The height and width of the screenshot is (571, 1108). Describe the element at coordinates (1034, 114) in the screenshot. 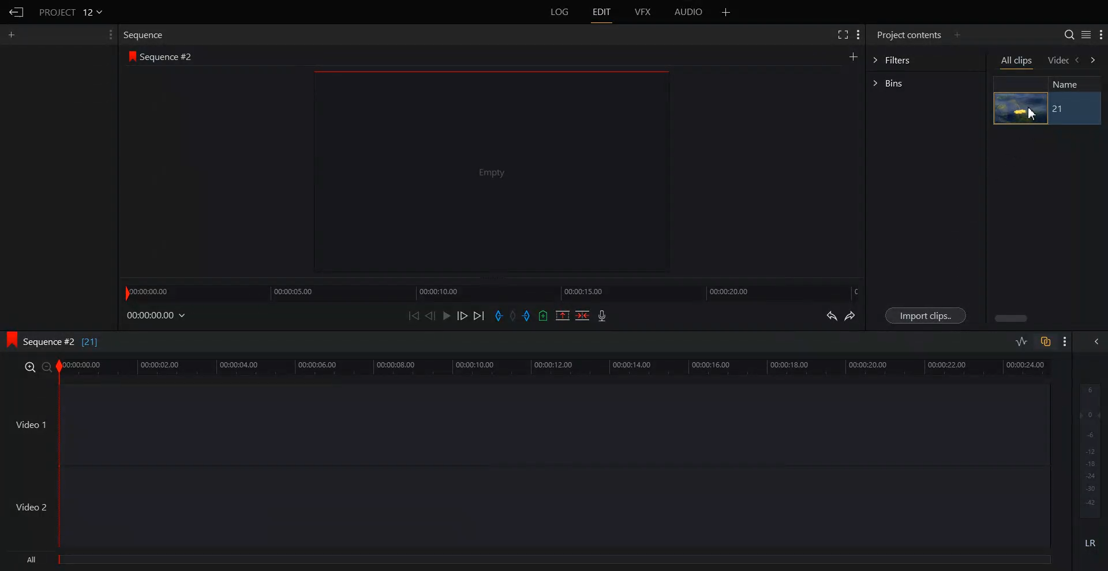

I see `Cursor` at that location.